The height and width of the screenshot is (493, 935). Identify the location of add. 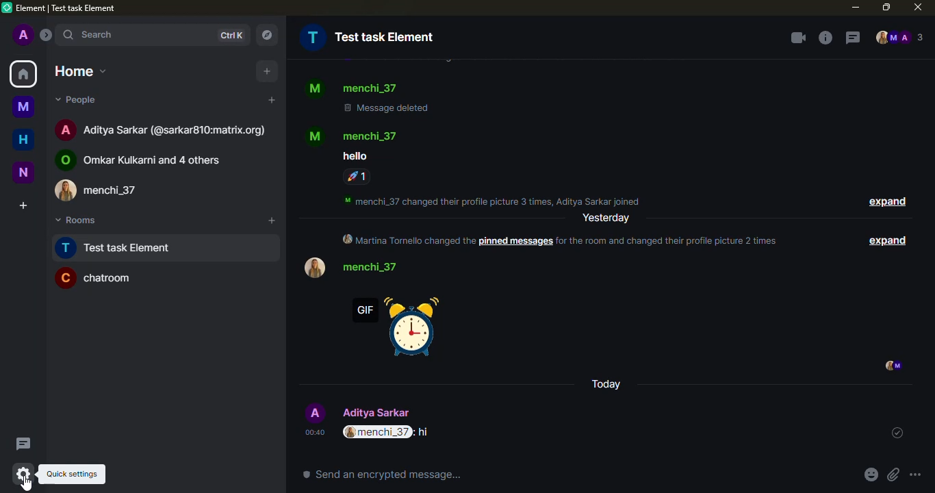
(270, 100).